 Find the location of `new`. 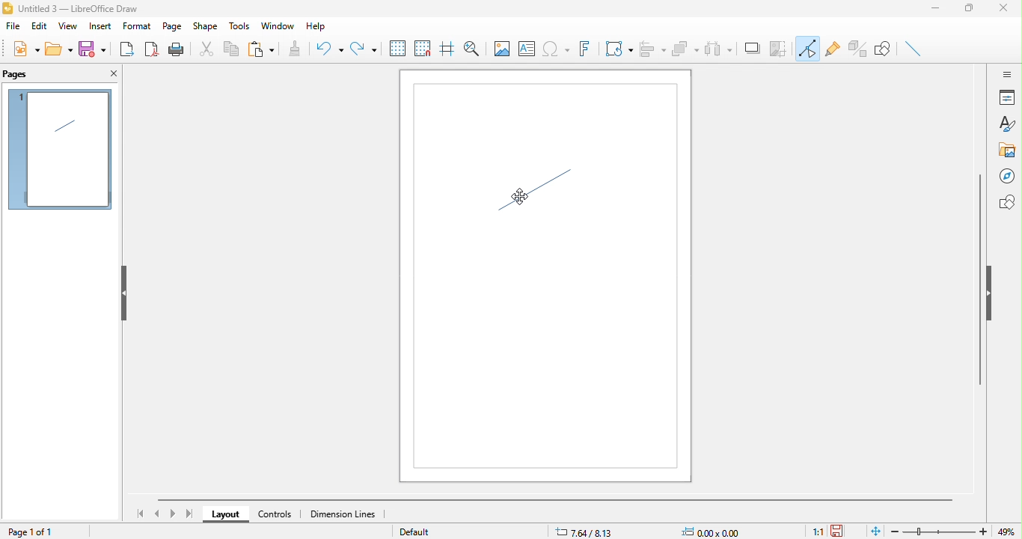

new is located at coordinates (24, 51).